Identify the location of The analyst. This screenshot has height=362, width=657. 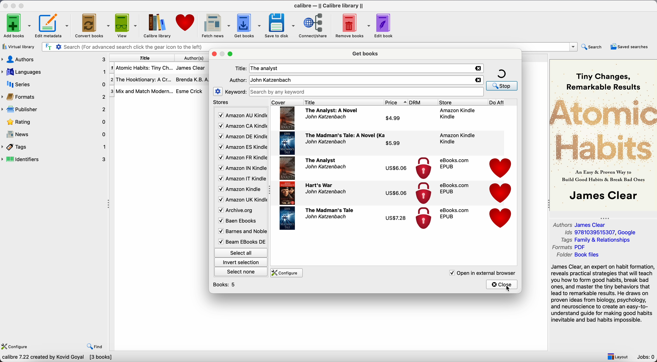
(266, 68).